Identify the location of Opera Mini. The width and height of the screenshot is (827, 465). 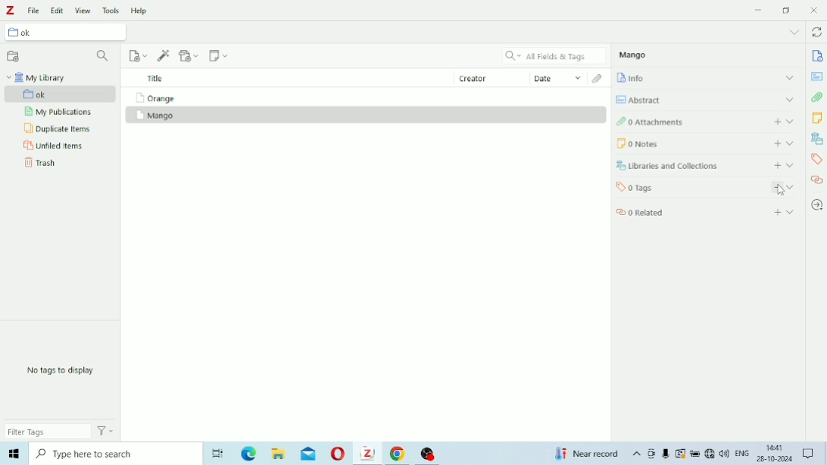
(339, 453).